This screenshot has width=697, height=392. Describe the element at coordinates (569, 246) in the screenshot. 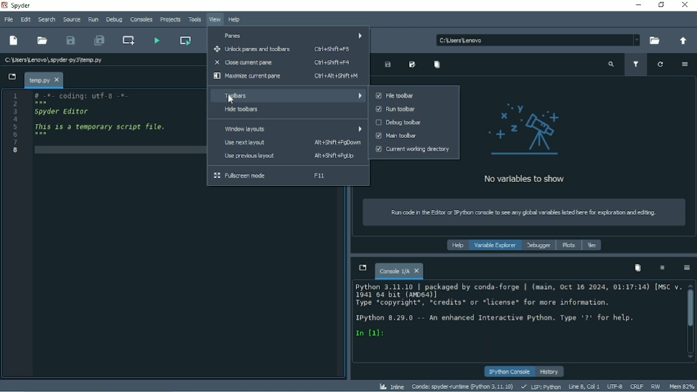

I see `Plots` at that location.